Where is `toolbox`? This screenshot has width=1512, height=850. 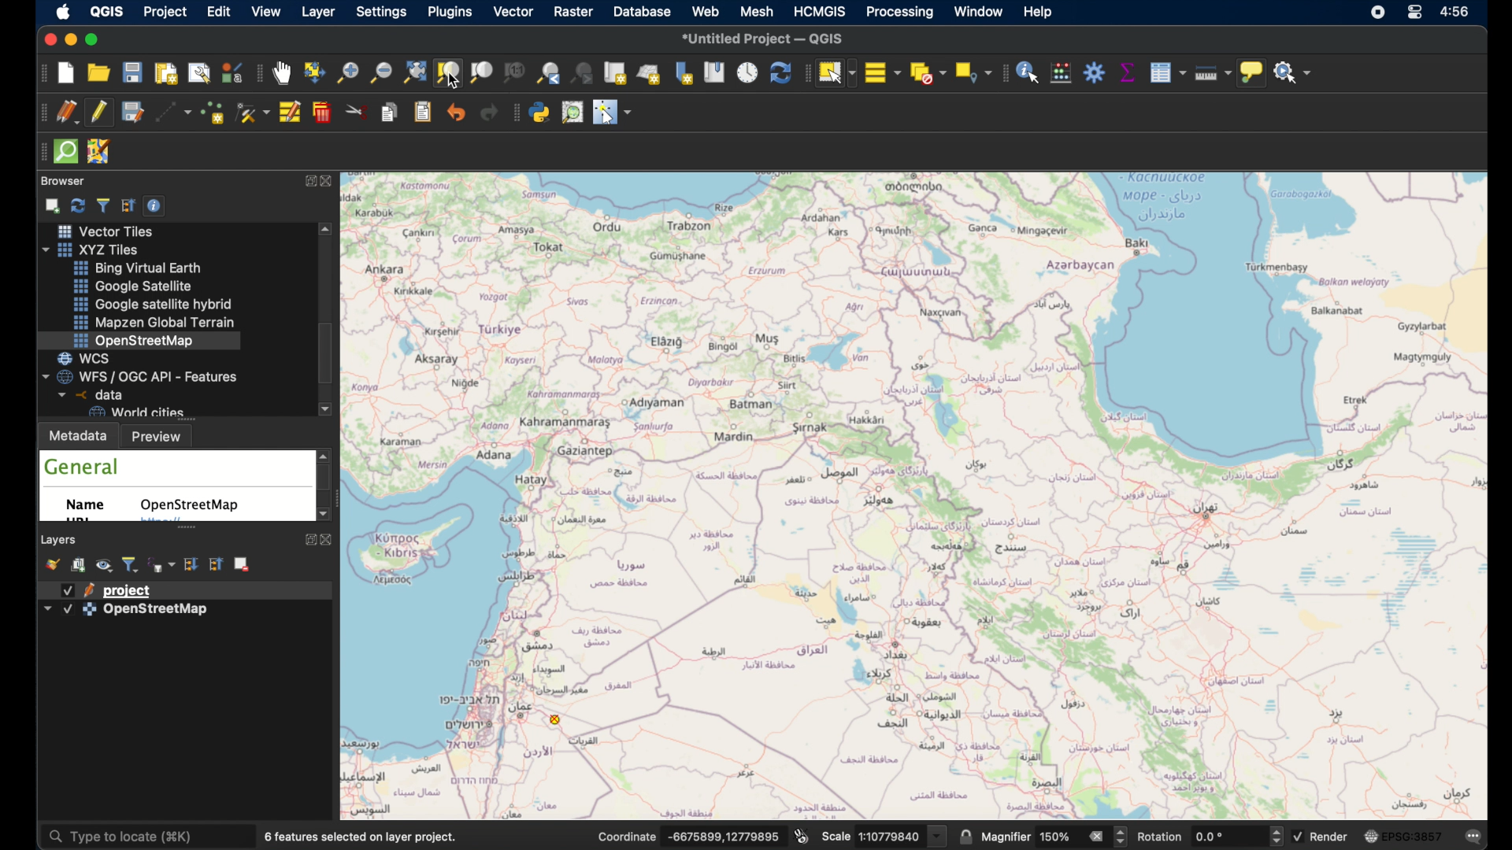
toolbox is located at coordinates (1094, 72).